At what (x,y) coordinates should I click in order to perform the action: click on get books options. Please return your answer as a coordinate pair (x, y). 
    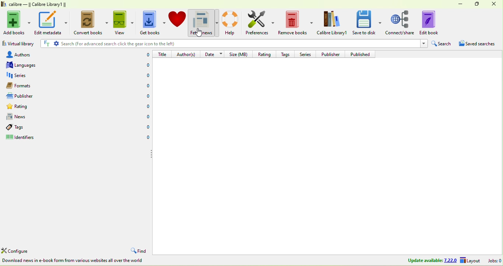
    Looking at the image, I should click on (165, 22).